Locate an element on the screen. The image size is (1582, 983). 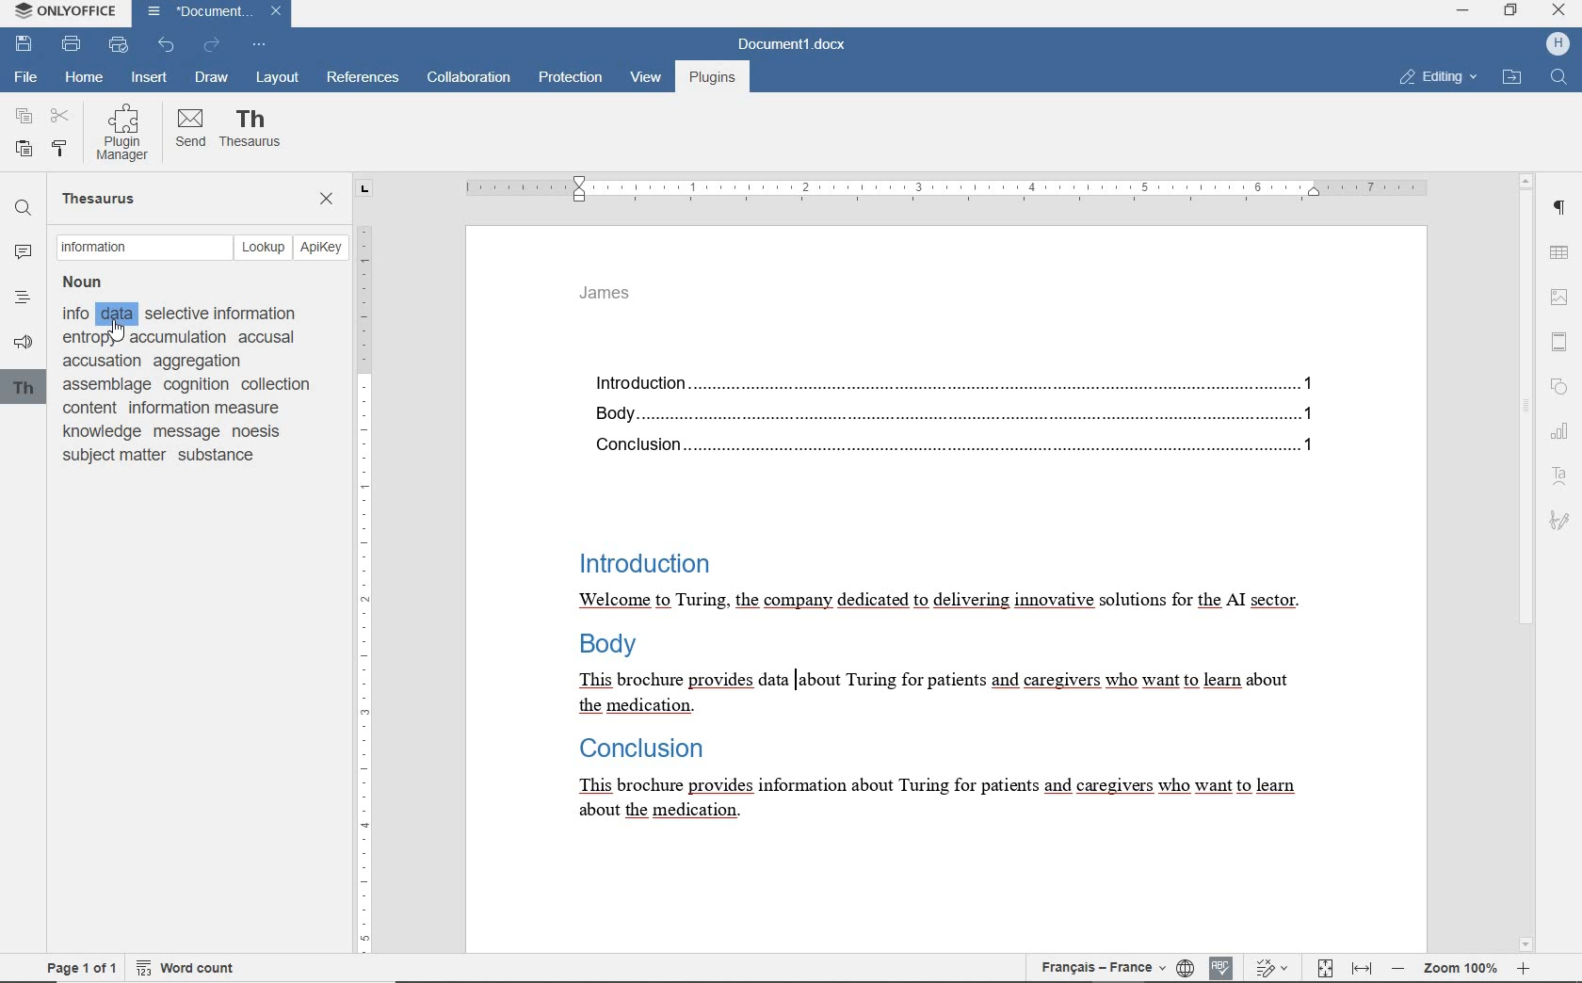
TEXT LANGUAGE is located at coordinates (1104, 970).